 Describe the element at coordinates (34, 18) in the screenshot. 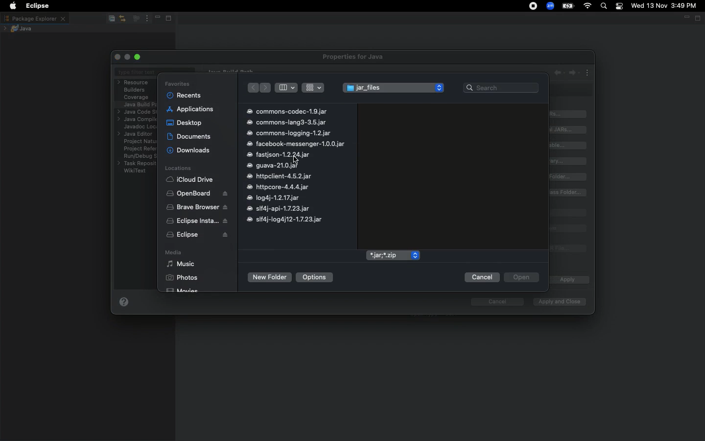

I see `Package explorer` at that location.